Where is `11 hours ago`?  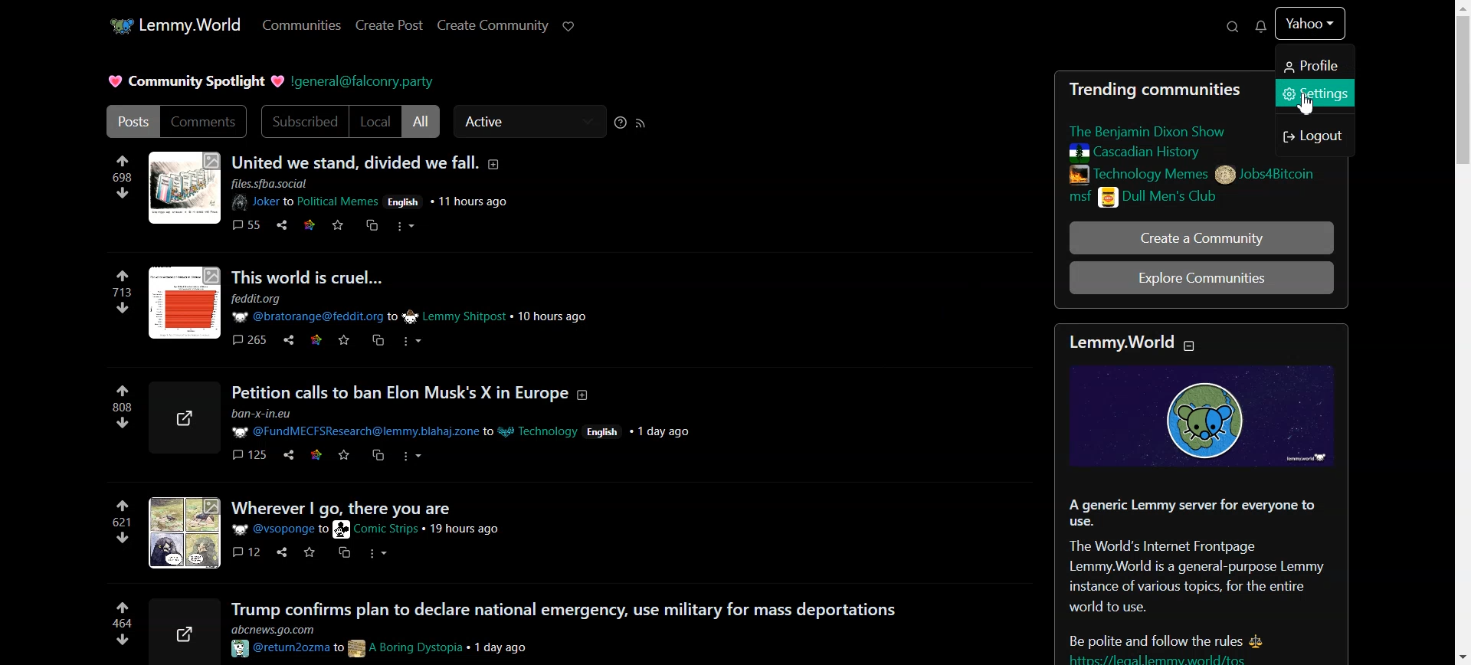
11 hours ago is located at coordinates (472, 199).